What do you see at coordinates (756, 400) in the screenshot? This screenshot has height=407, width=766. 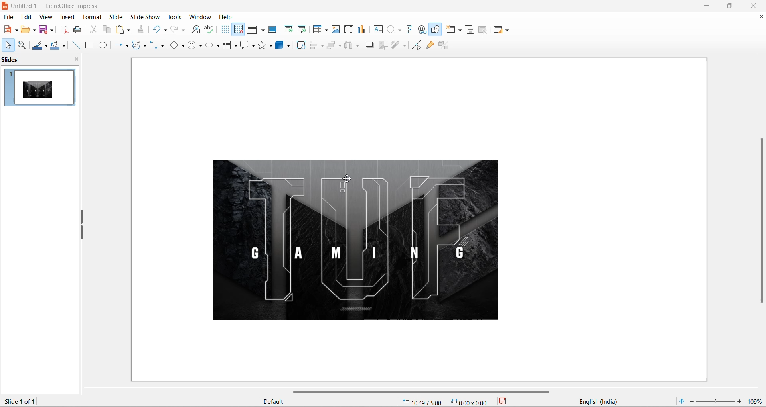 I see `zoom percentage` at bounding box center [756, 400].